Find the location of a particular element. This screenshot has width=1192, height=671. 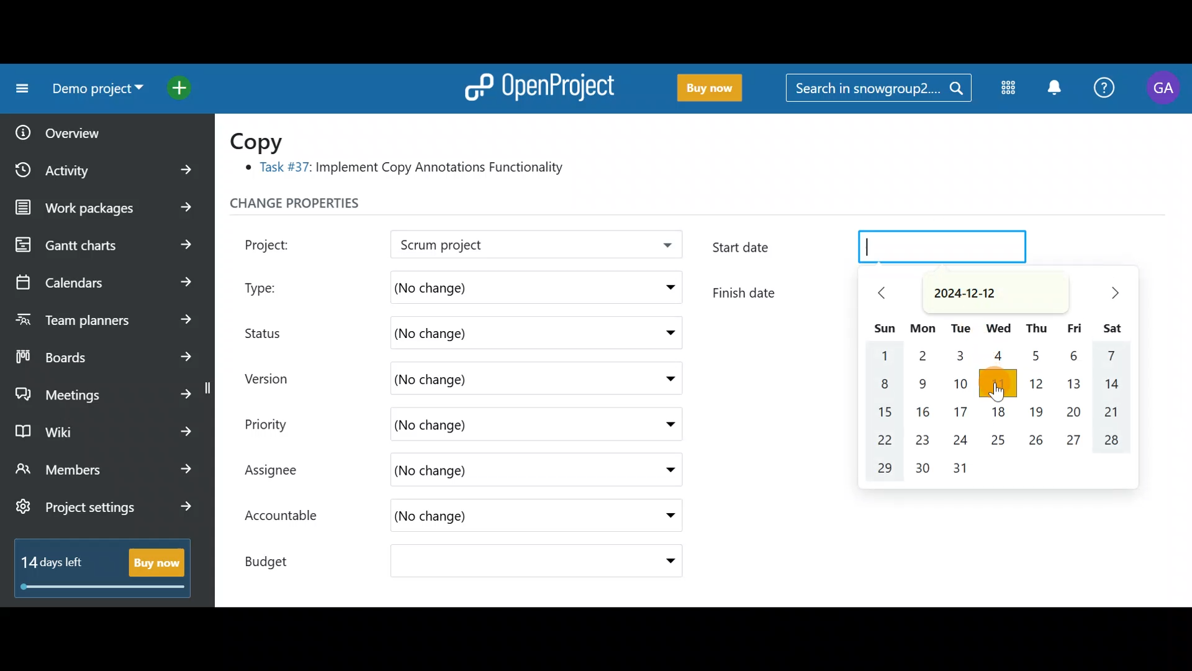

Next is located at coordinates (1111, 293).